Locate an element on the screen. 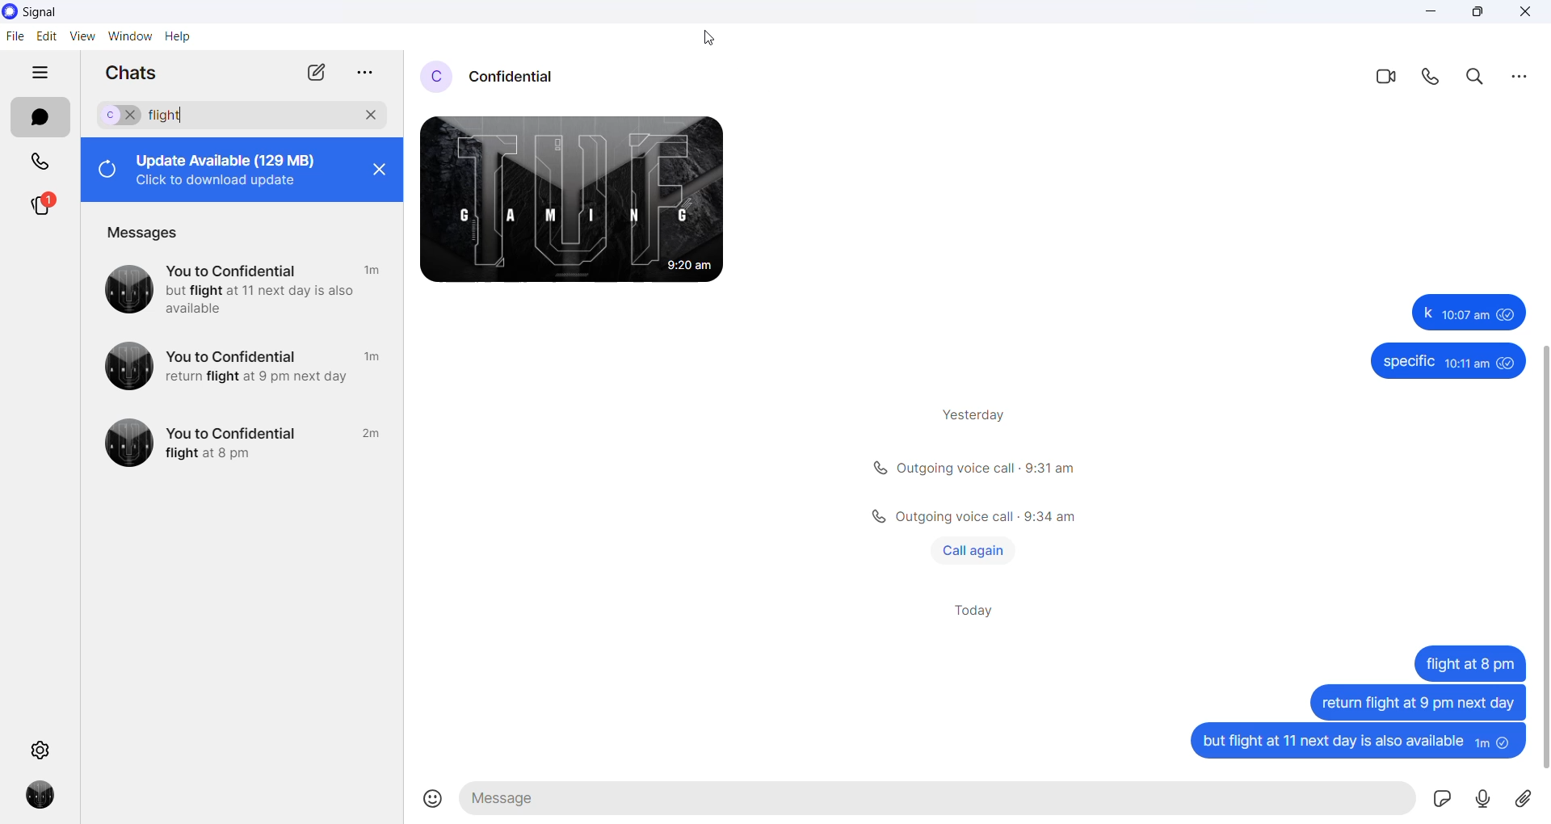 The height and width of the screenshot is (824, 1551). call again is located at coordinates (973, 549).